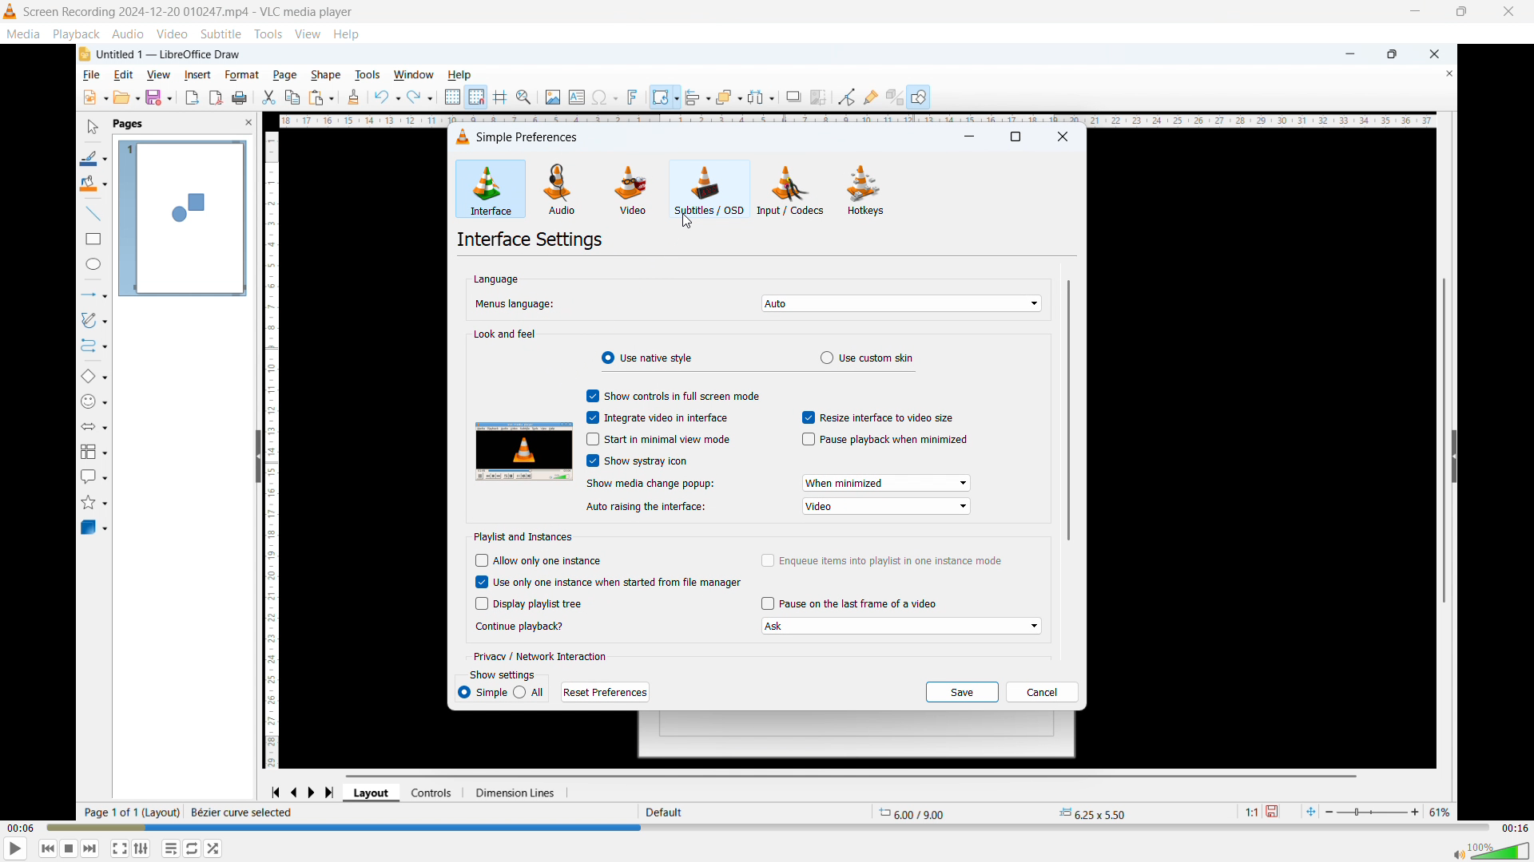 The width and height of the screenshot is (1534, 862). Describe the element at coordinates (646, 507) in the screenshot. I see `Auto raising the interface` at that location.